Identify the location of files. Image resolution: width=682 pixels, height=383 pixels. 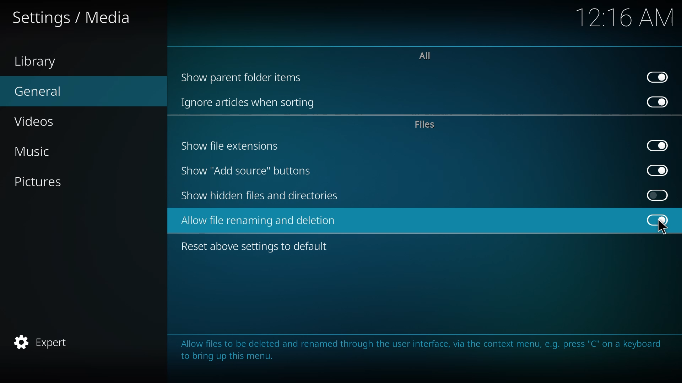
(427, 124).